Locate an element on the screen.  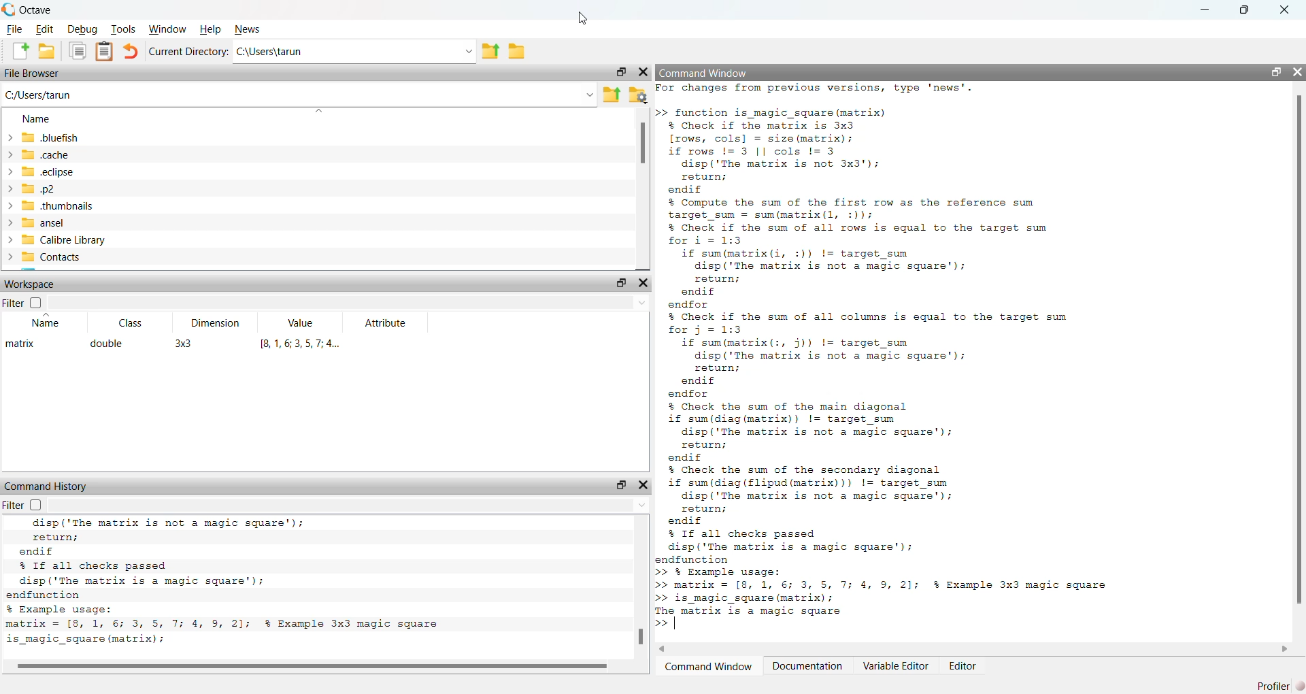
scroll bar is located at coordinates (1299, 352).